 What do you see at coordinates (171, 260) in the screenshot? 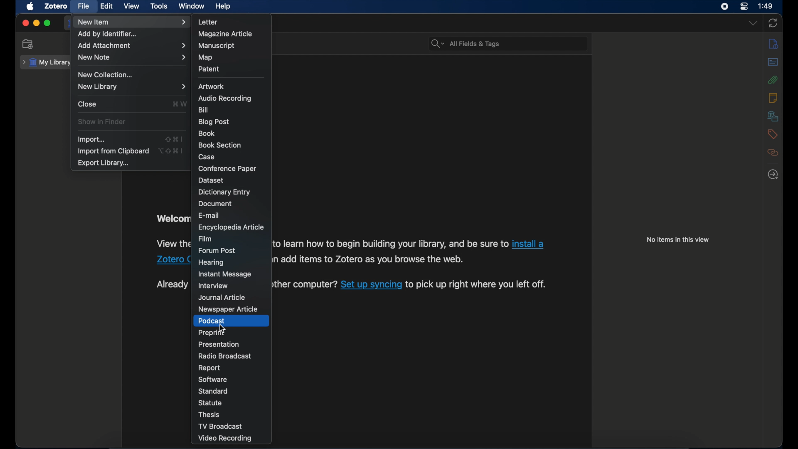
I see `Zotero ` at bounding box center [171, 260].